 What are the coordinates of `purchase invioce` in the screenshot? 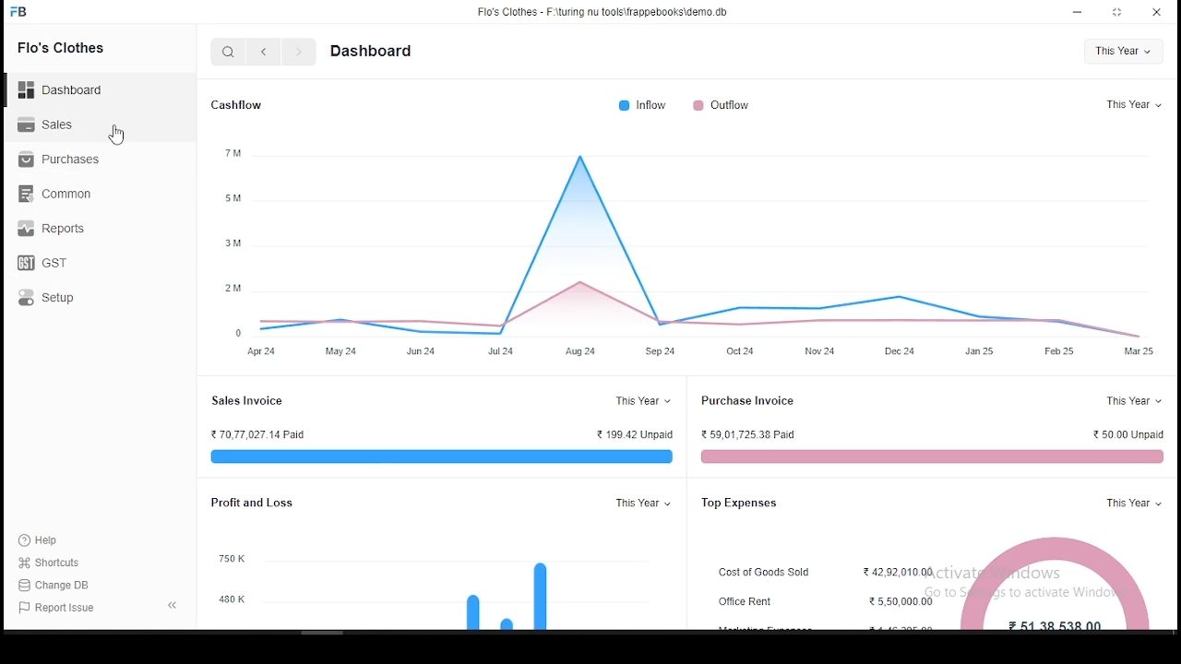 It's located at (752, 402).